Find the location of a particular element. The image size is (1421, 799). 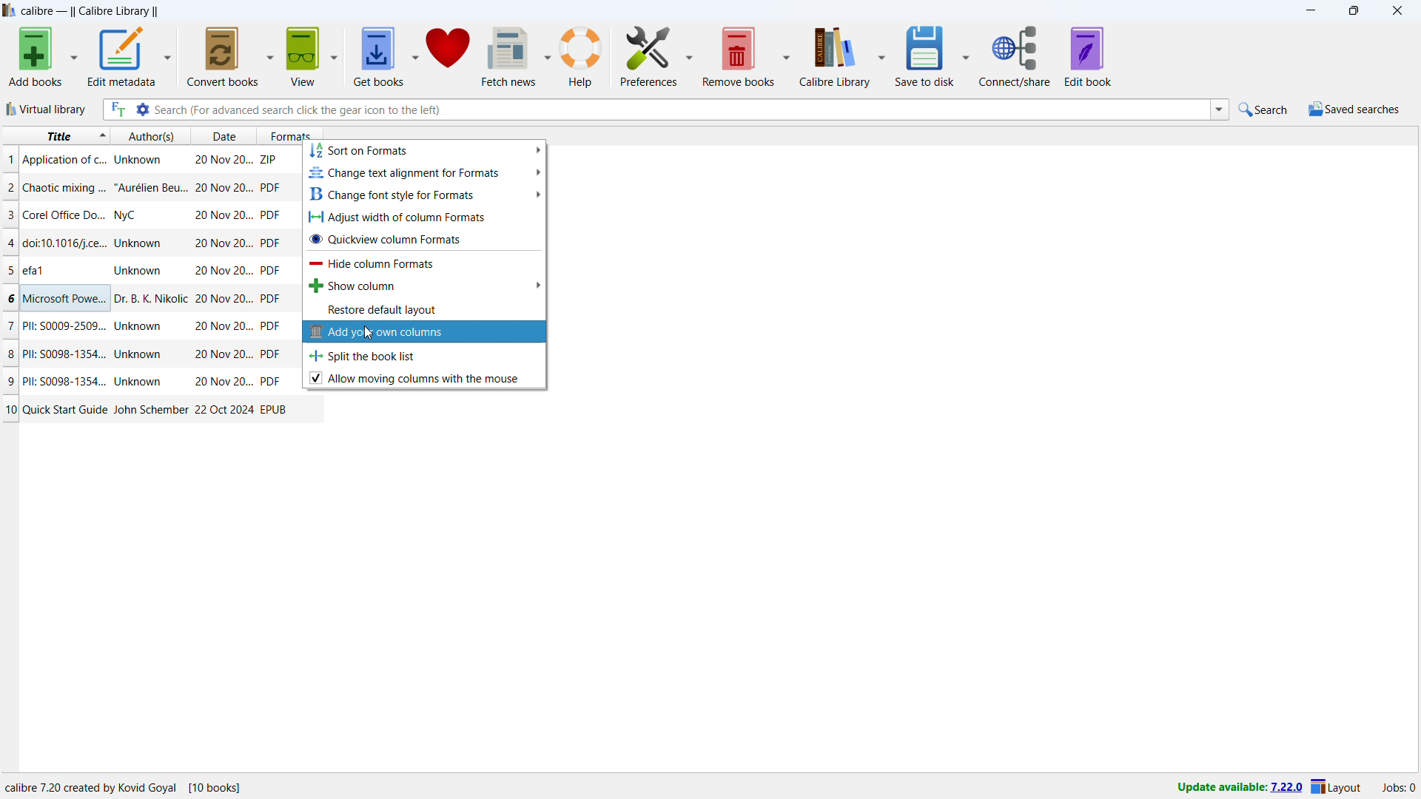

date is located at coordinates (224, 243).